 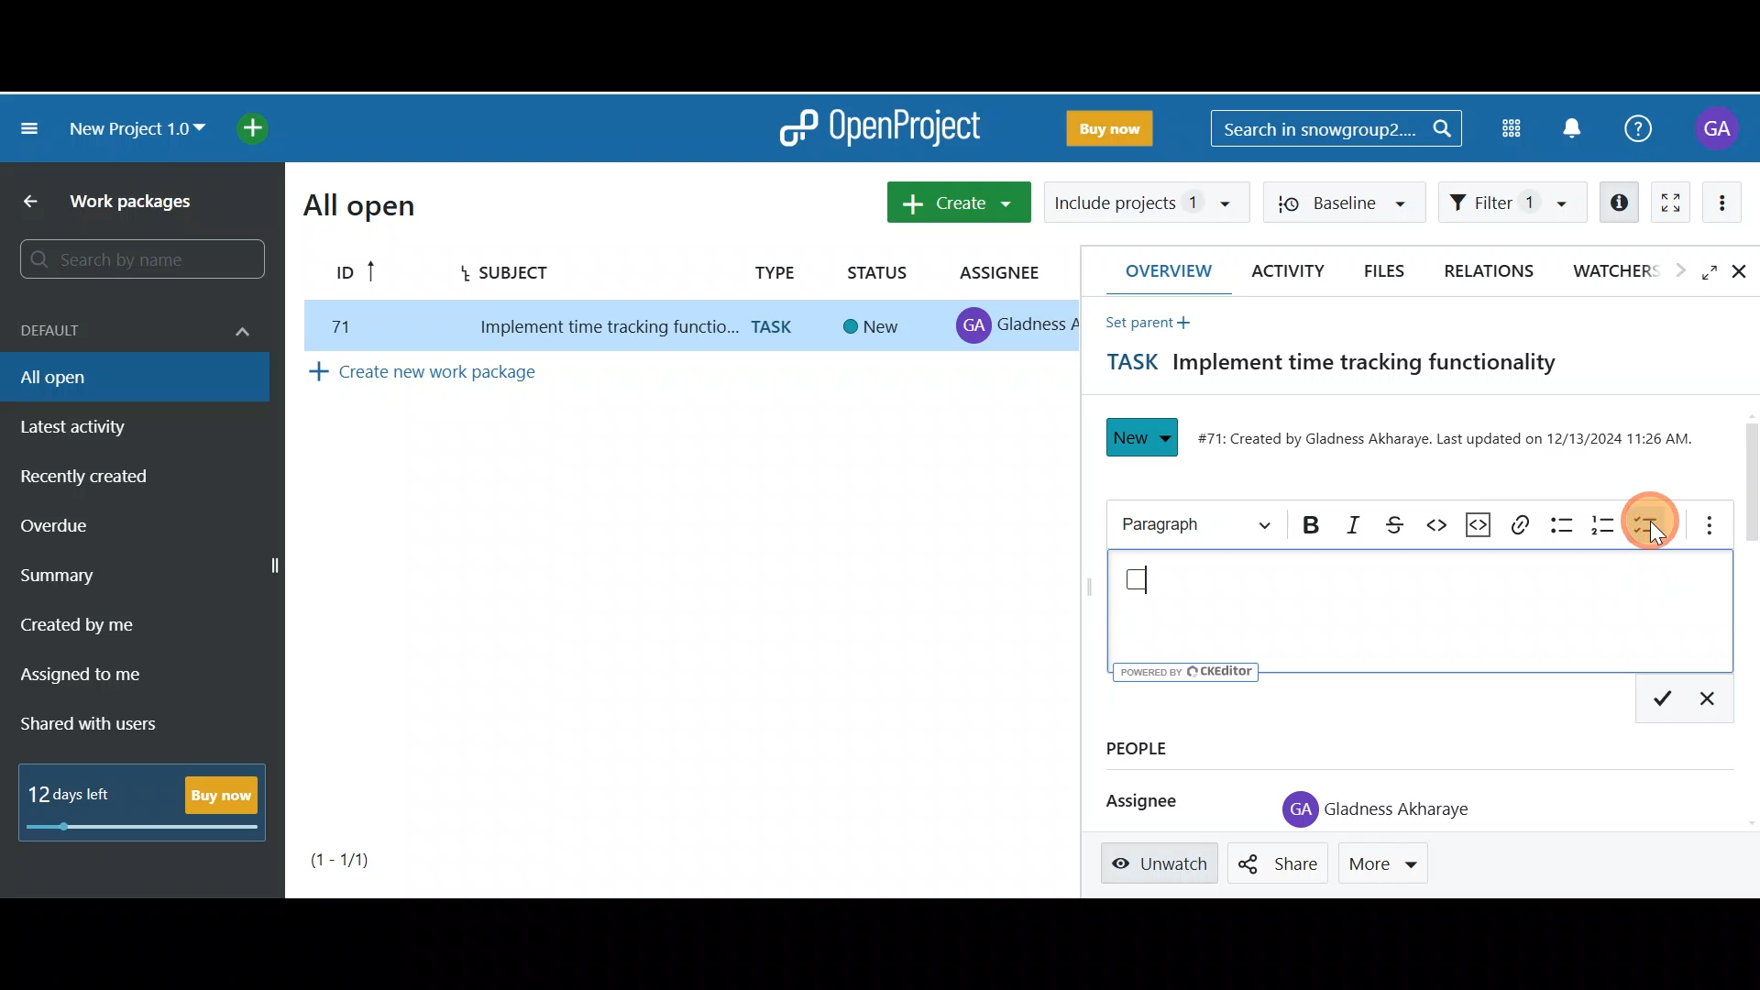 What do you see at coordinates (350, 274) in the screenshot?
I see `ID` at bounding box center [350, 274].